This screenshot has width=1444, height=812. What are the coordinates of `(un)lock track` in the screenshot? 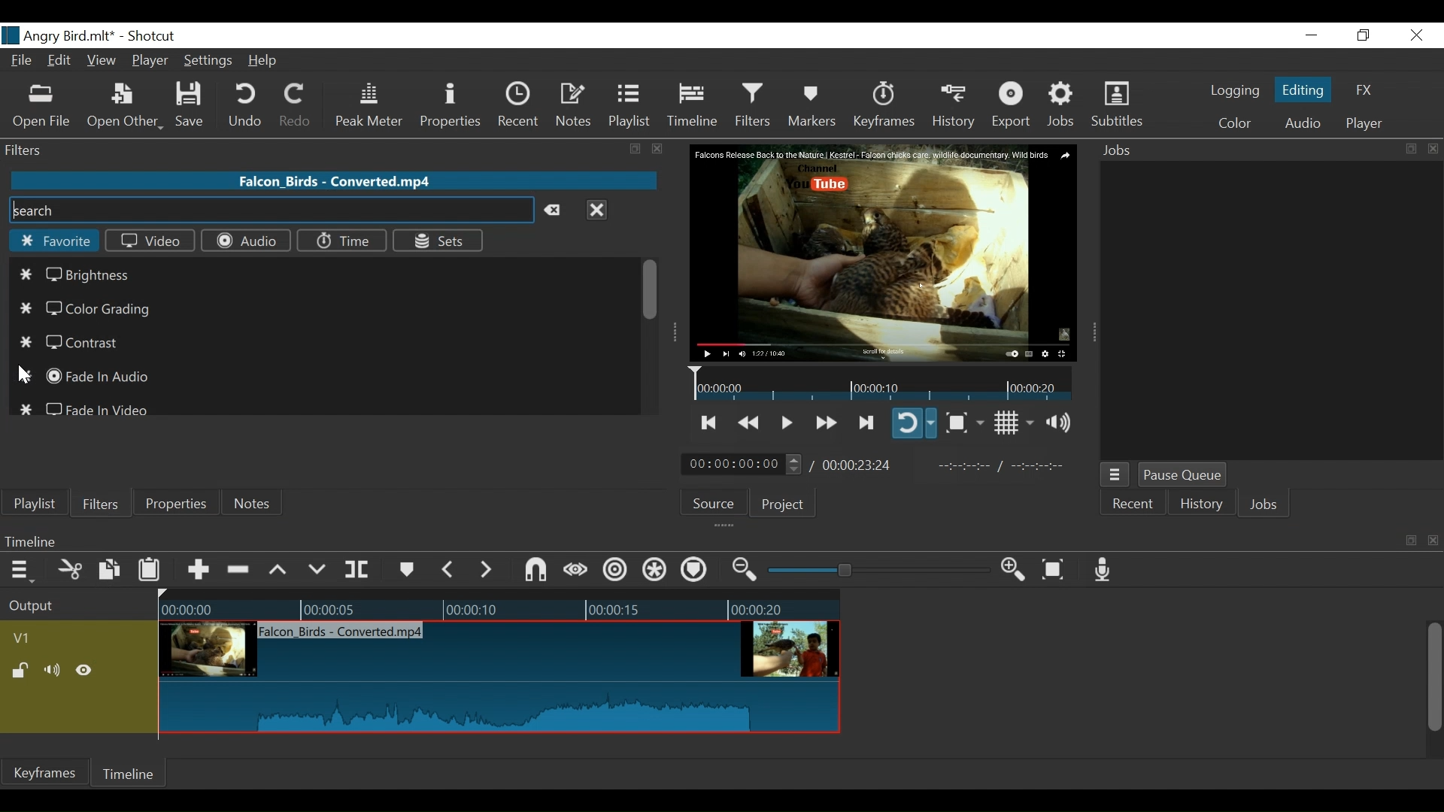 It's located at (23, 671).